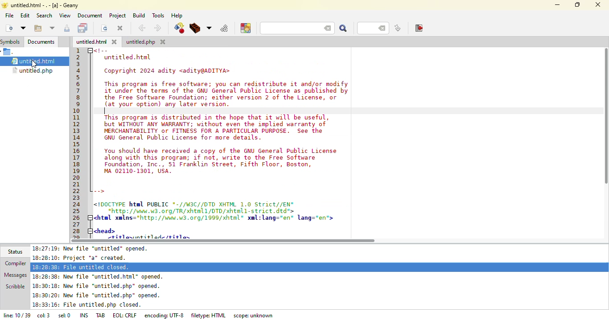  What do you see at coordinates (246, 29) in the screenshot?
I see `open a color chooser` at bounding box center [246, 29].